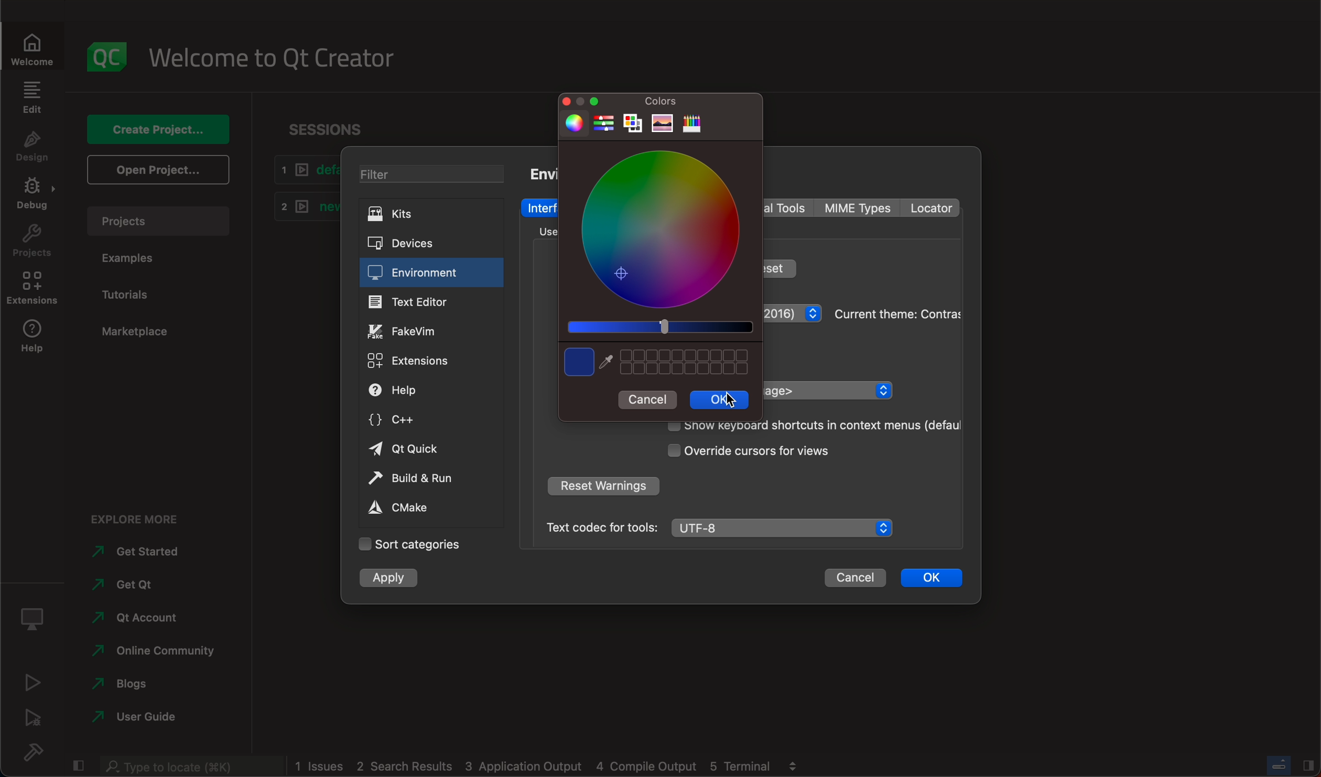 The image size is (1321, 777). I want to click on project, so click(34, 244).